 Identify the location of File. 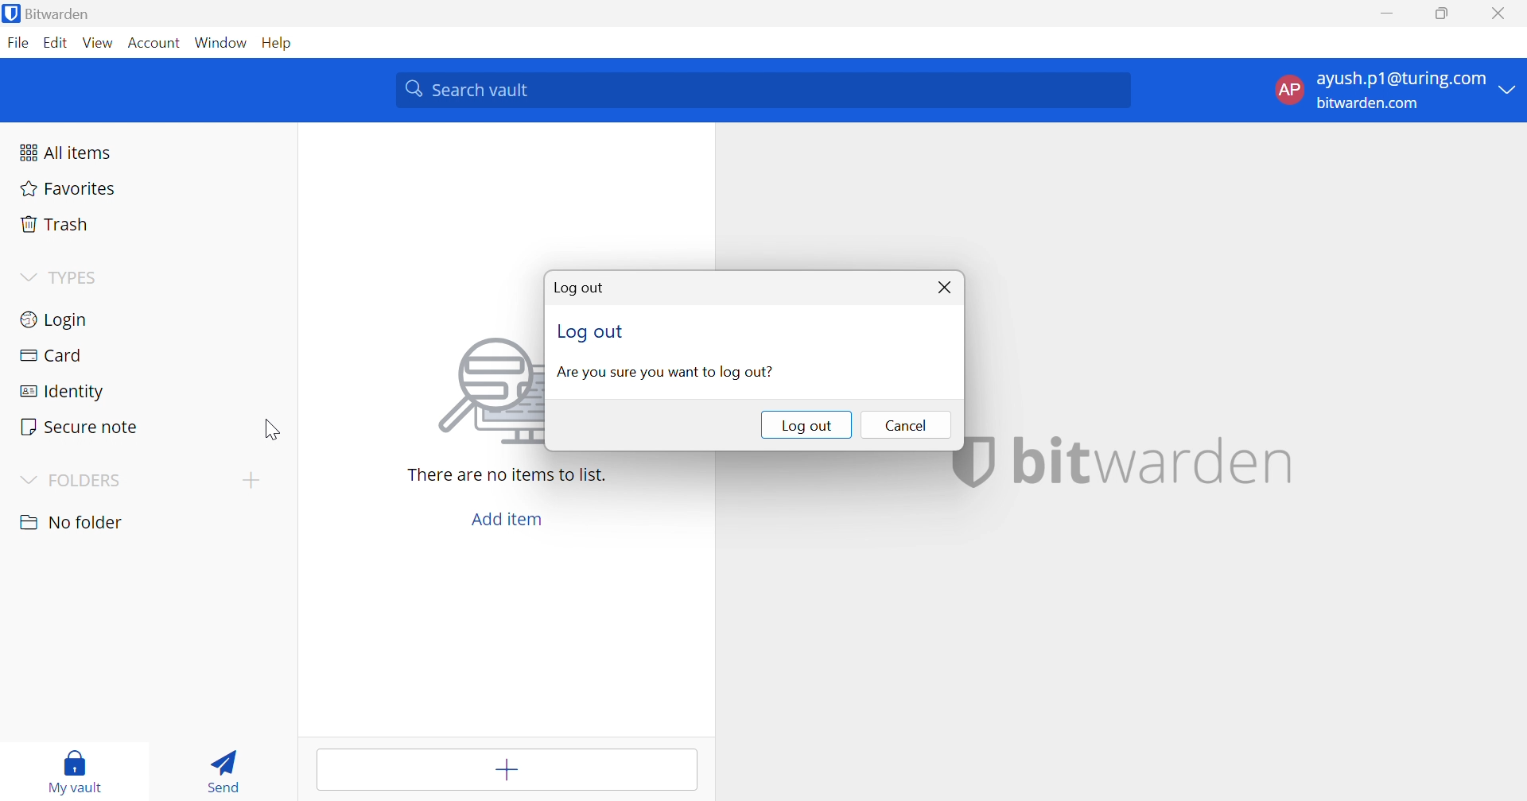
(17, 44).